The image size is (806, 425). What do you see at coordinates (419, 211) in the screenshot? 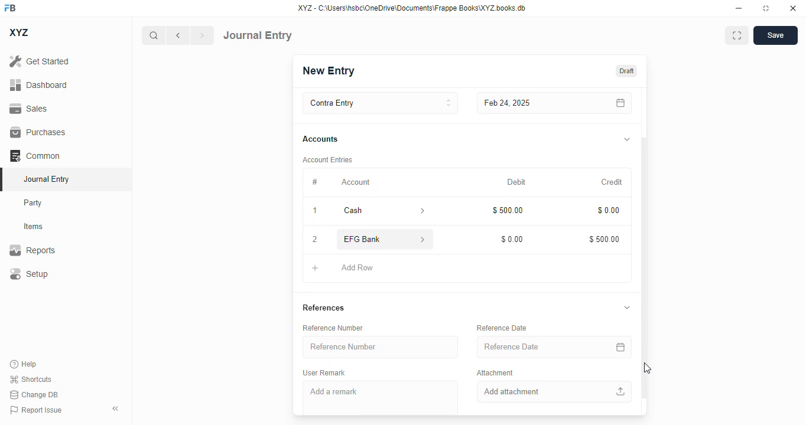
I see `account information` at bounding box center [419, 211].